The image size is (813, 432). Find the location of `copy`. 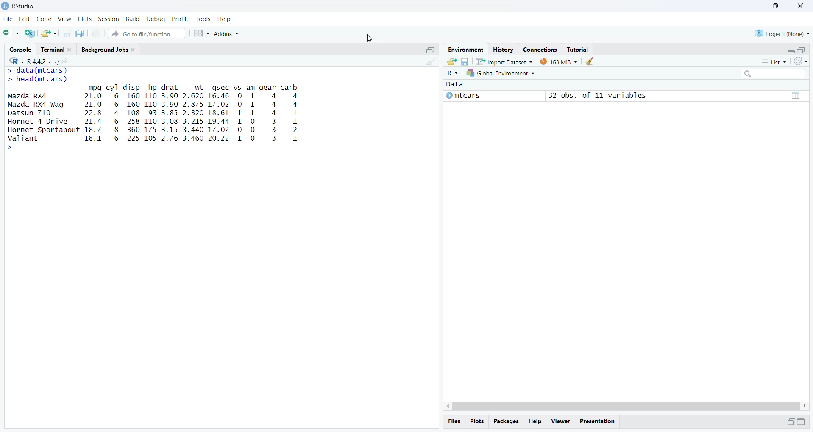

copy is located at coordinates (81, 33).